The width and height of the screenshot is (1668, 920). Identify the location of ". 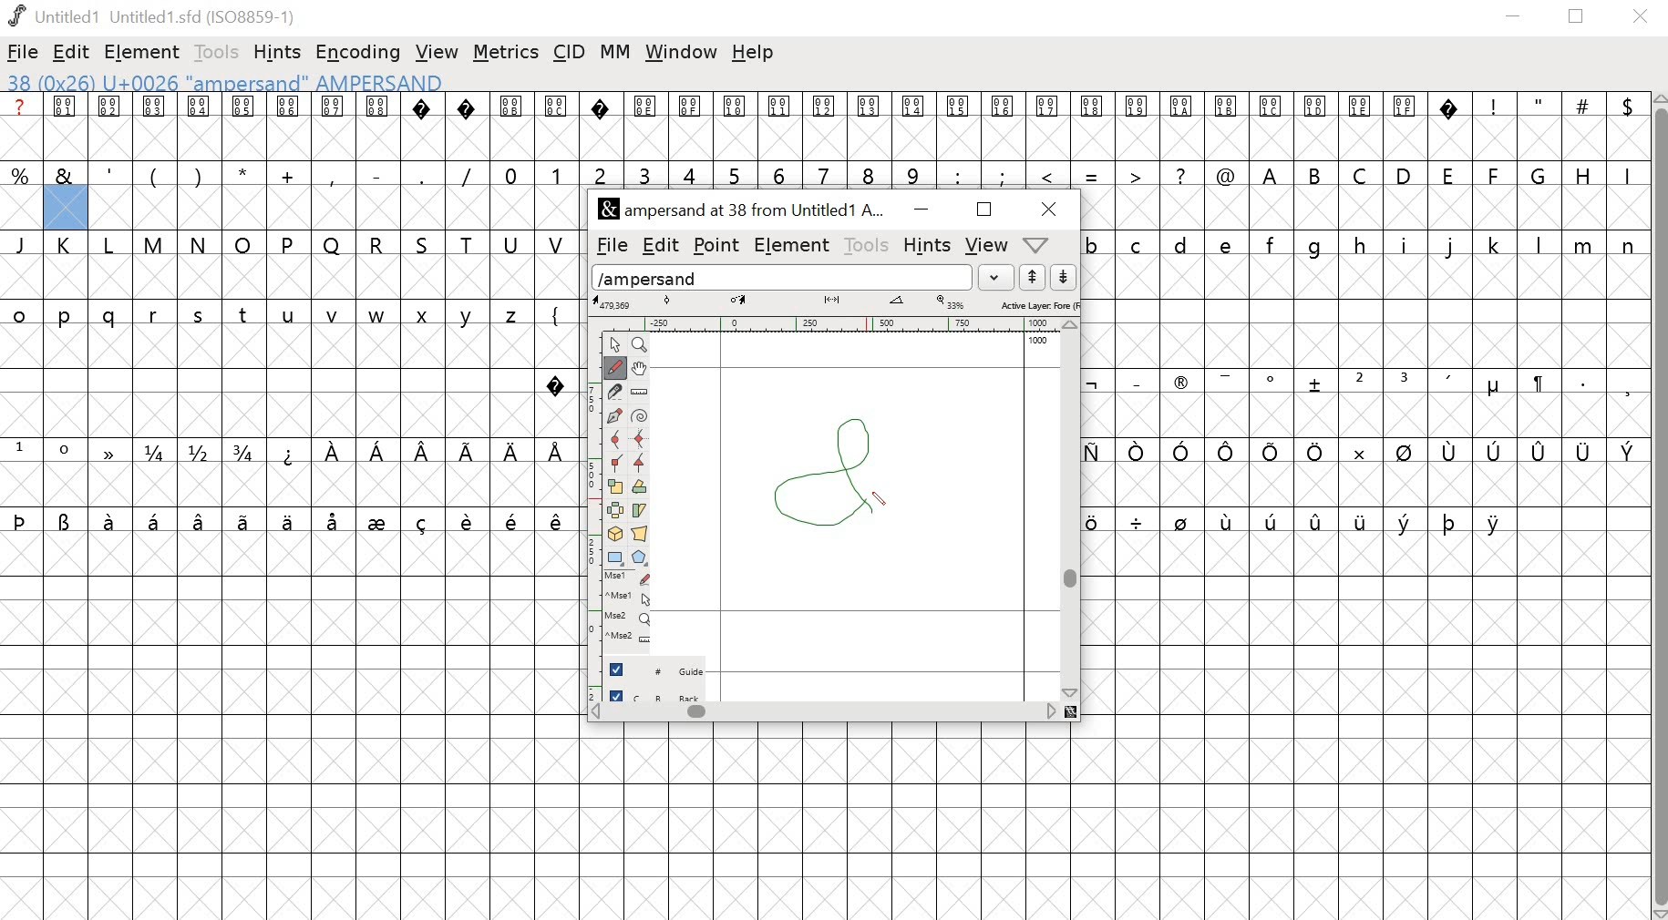
(1539, 128).